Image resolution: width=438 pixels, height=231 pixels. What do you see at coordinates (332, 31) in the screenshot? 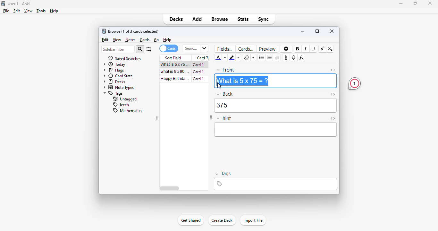
I see `close` at bounding box center [332, 31].